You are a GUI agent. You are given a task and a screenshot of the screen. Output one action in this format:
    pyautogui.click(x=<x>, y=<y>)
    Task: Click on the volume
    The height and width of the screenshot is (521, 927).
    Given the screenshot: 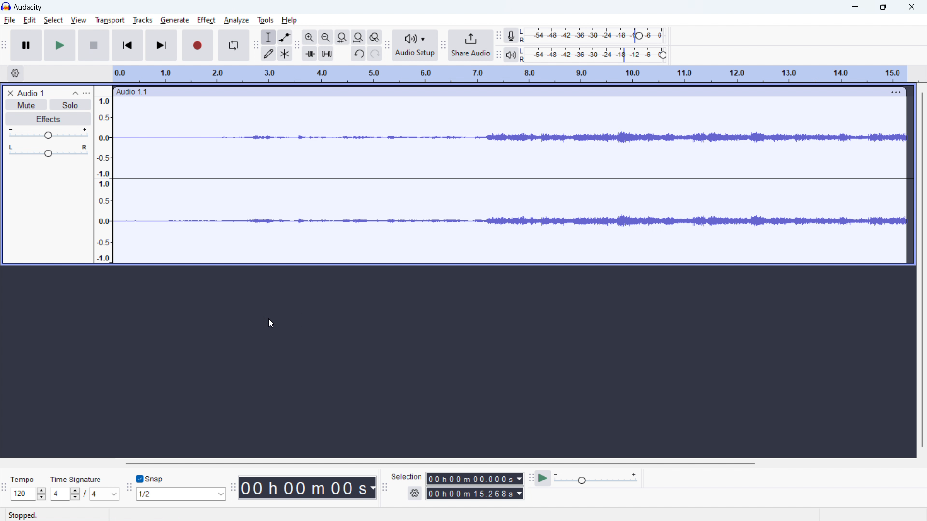 What is the action you would take?
    pyautogui.click(x=48, y=133)
    